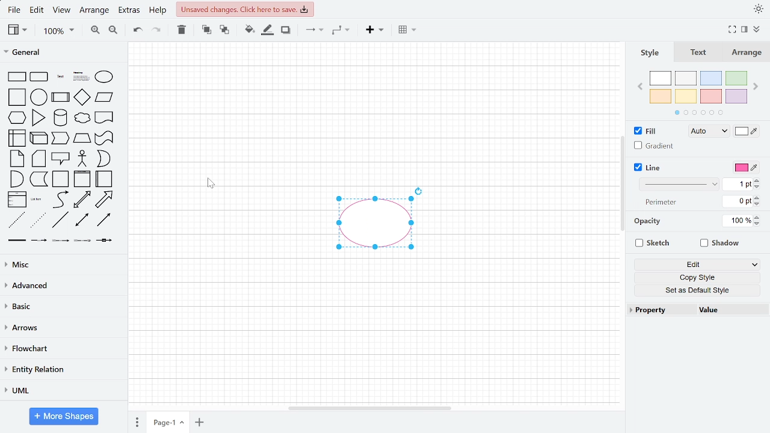  I want to click on cylinder, so click(61, 118).